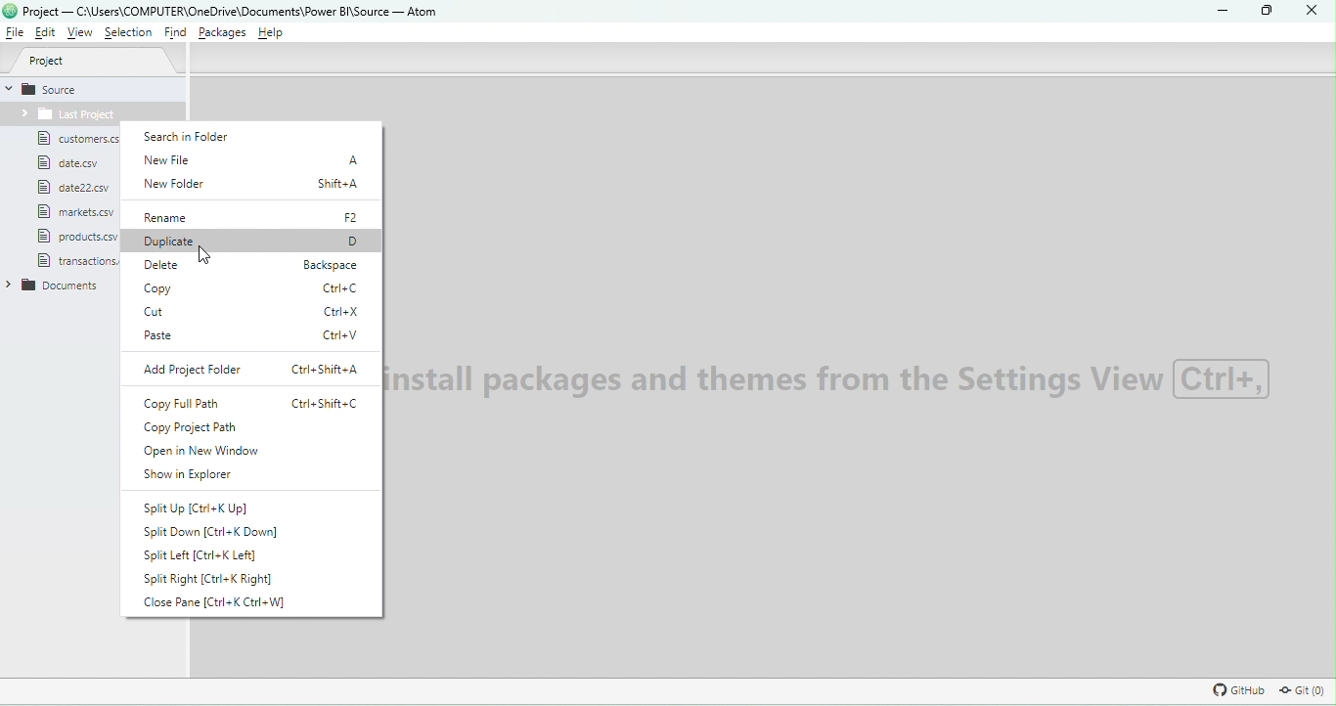  Describe the element at coordinates (245, 451) in the screenshot. I see `Open in new window` at that location.